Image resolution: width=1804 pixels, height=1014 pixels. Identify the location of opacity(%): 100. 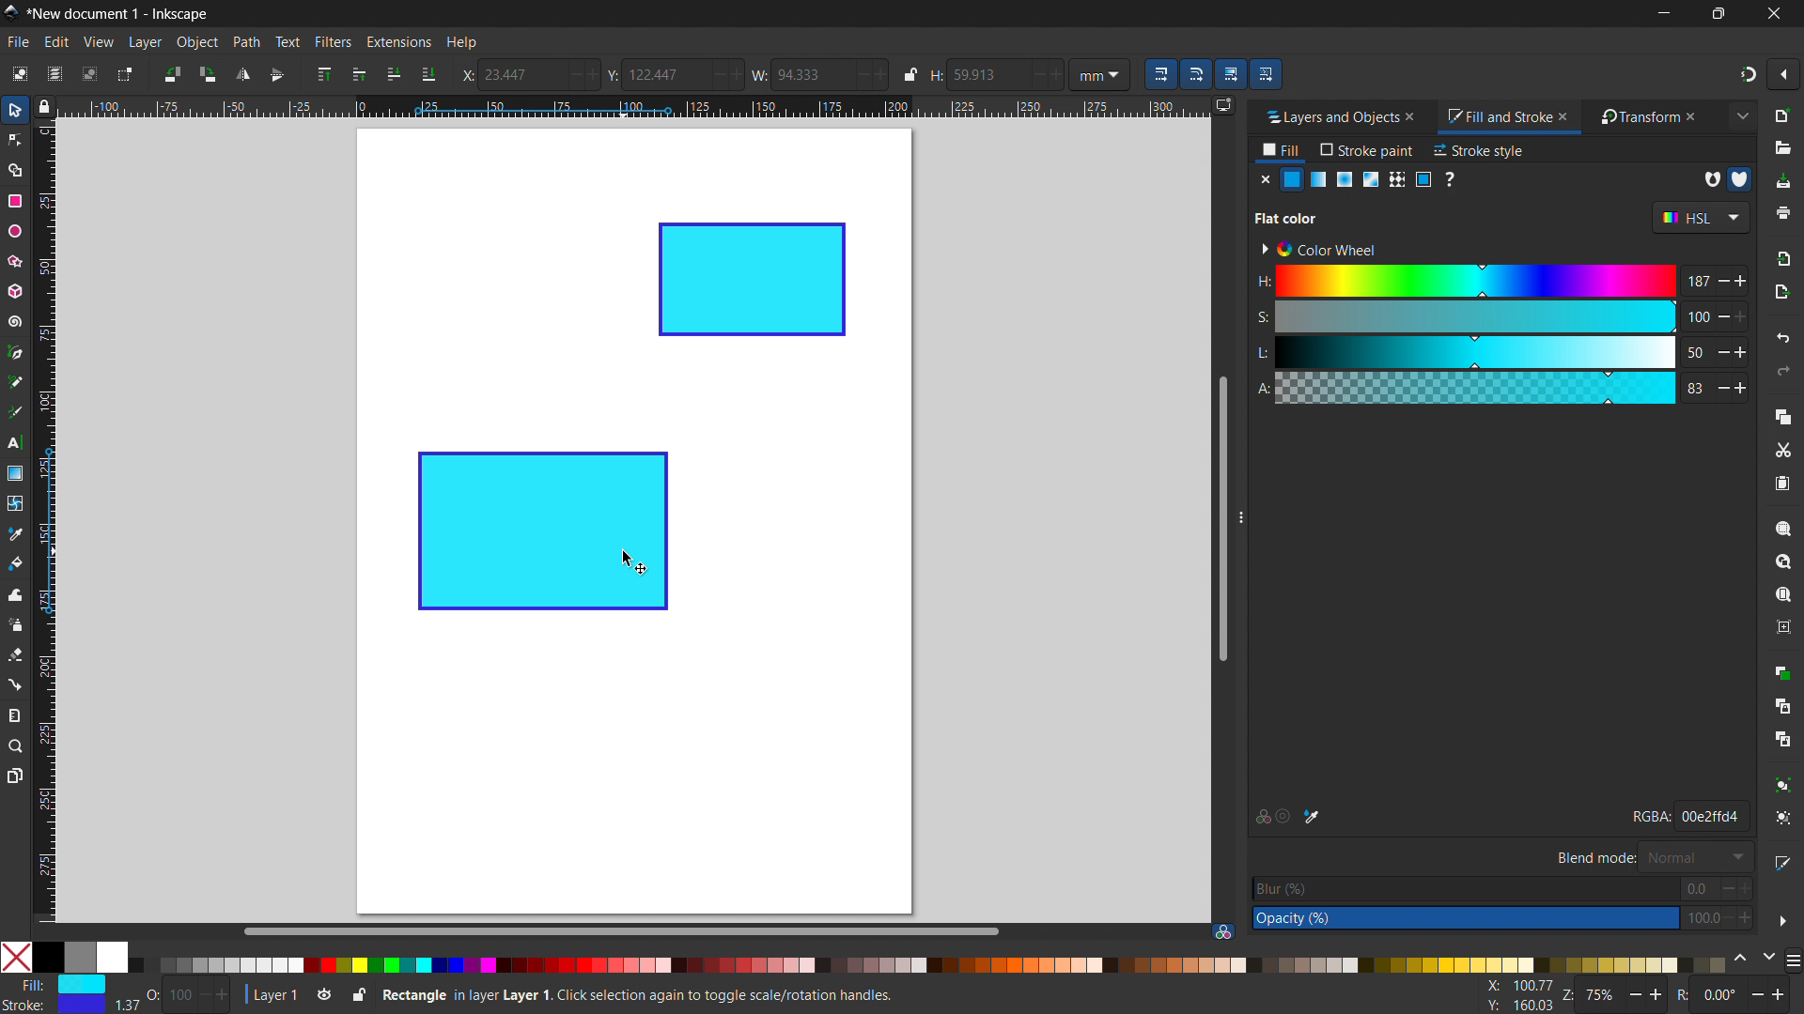
(1502, 919).